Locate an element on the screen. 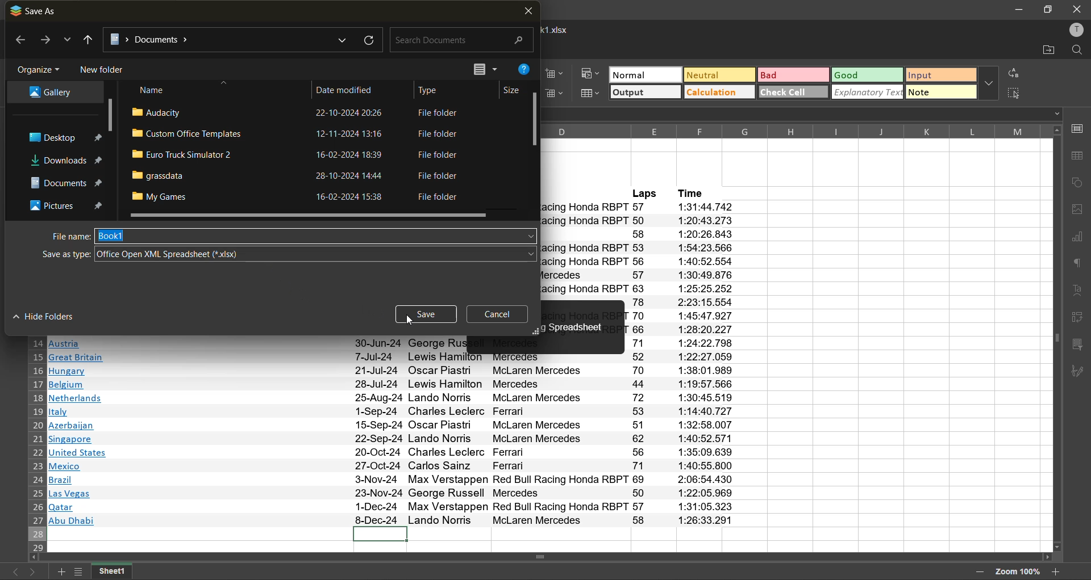  22-10-2024 20:26 is located at coordinates (342, 113).